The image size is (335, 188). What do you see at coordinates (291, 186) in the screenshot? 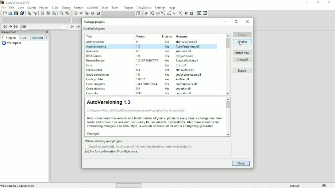
I see `Default` at bounding box center [291, 186].